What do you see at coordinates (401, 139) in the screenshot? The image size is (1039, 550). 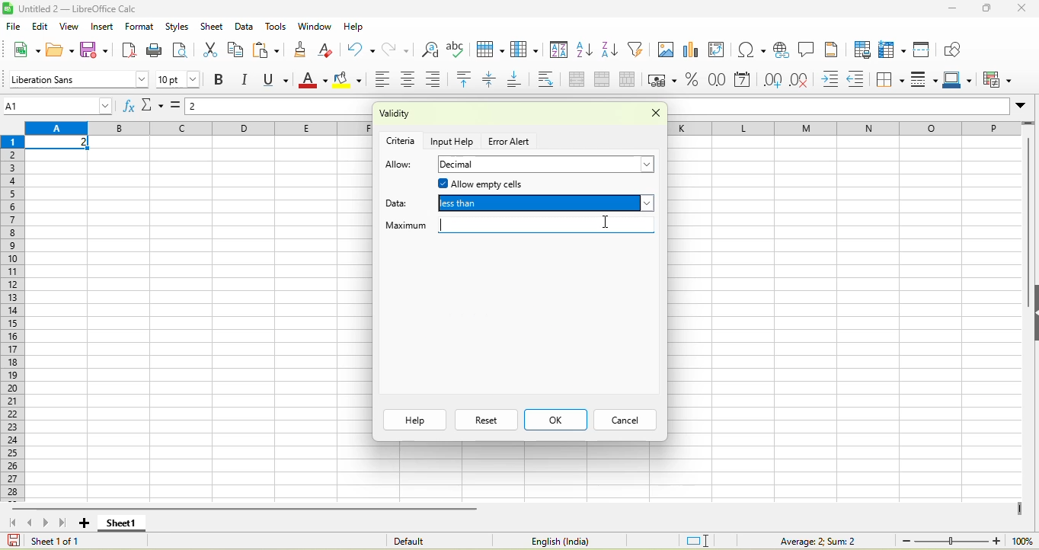 I see `criteria` at bounding box center [401, 139].